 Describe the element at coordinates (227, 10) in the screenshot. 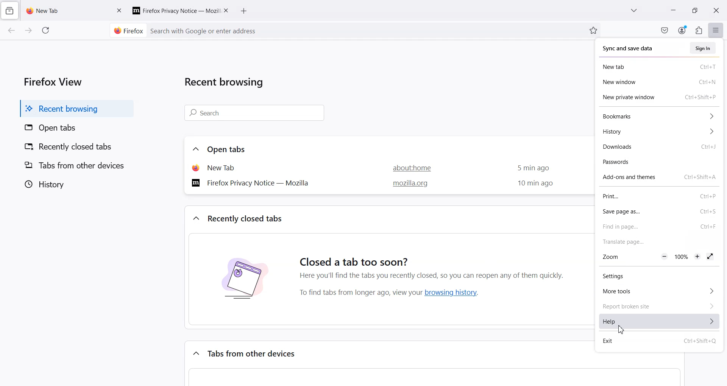

I see `Close Tab` at that location.